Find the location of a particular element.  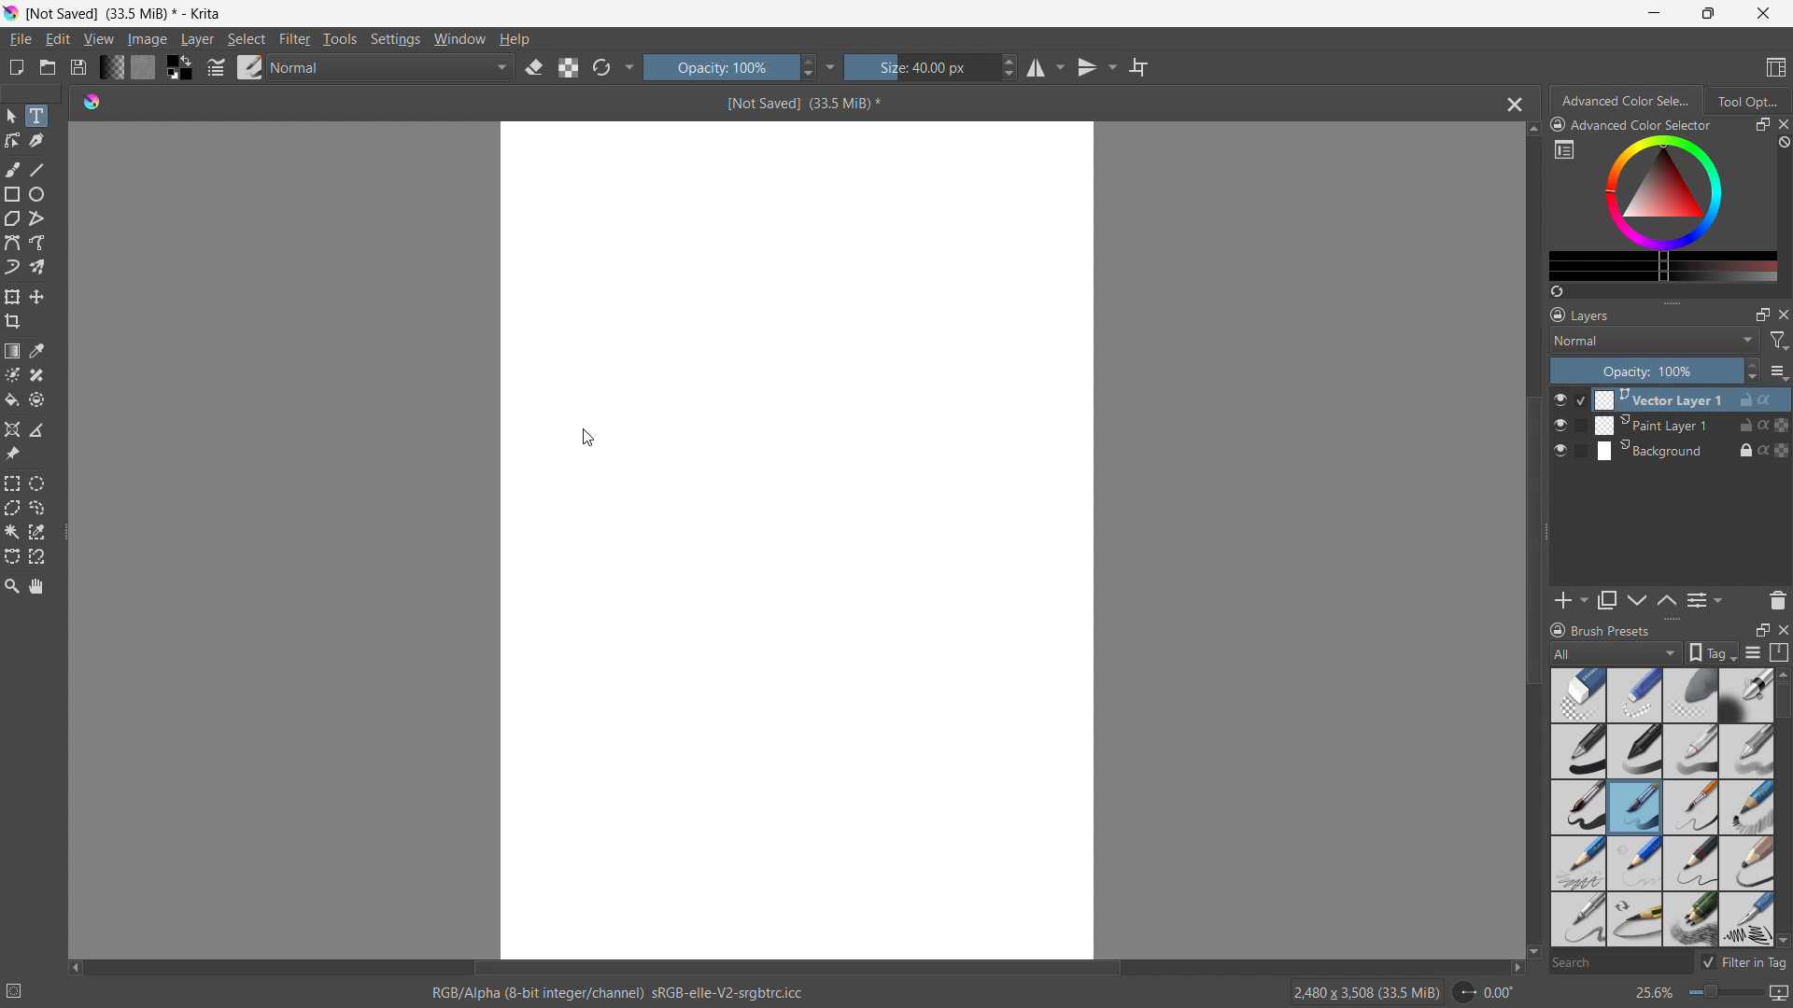

brush presets is located at coordinates (1600, 629).